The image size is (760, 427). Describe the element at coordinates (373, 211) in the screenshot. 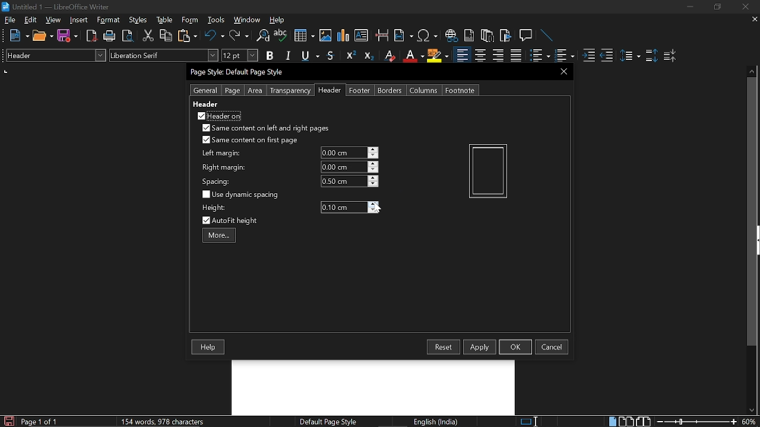

I see `Decrease height` at that location.